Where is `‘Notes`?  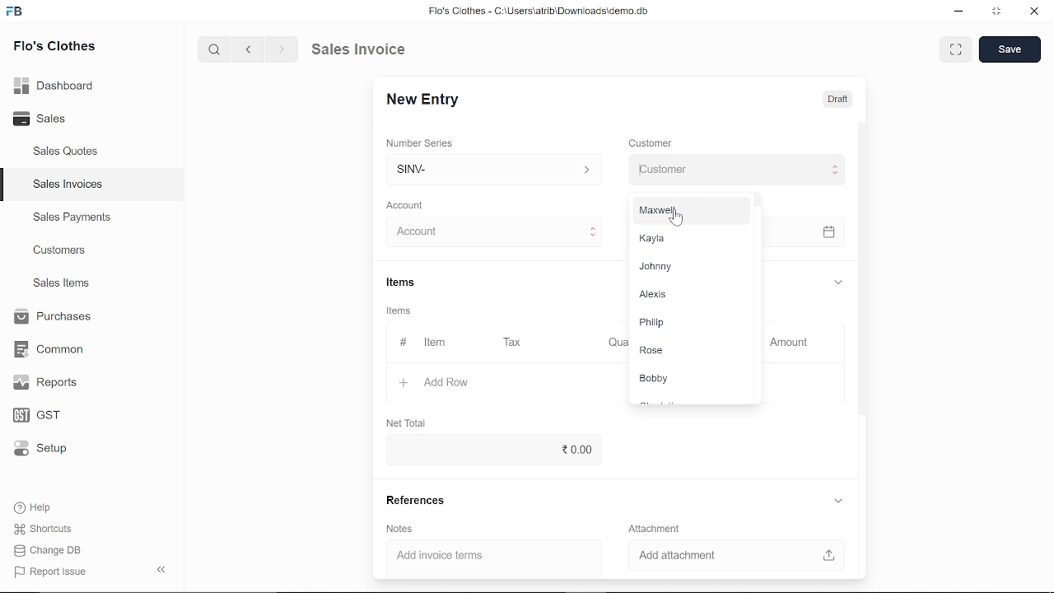
‘Notes is located at coordinates (403, 529).